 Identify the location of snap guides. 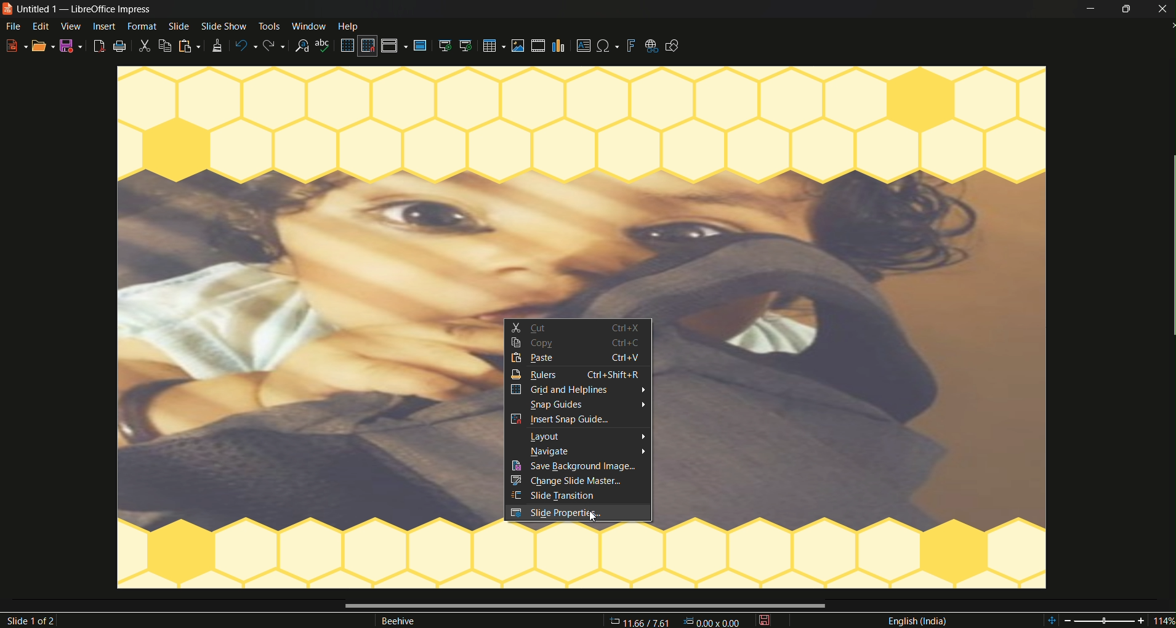
(550, 406).